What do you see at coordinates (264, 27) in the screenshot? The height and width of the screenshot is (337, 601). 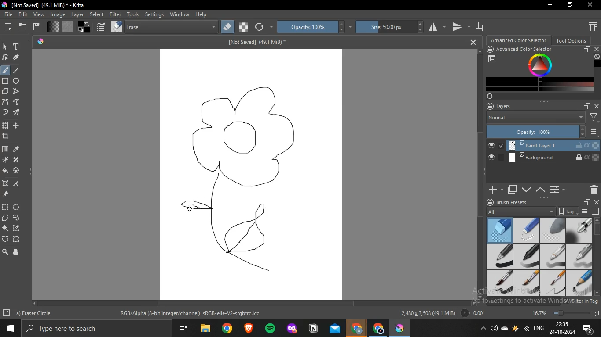 I see `reload original preset` at bounding box center [264, 27].